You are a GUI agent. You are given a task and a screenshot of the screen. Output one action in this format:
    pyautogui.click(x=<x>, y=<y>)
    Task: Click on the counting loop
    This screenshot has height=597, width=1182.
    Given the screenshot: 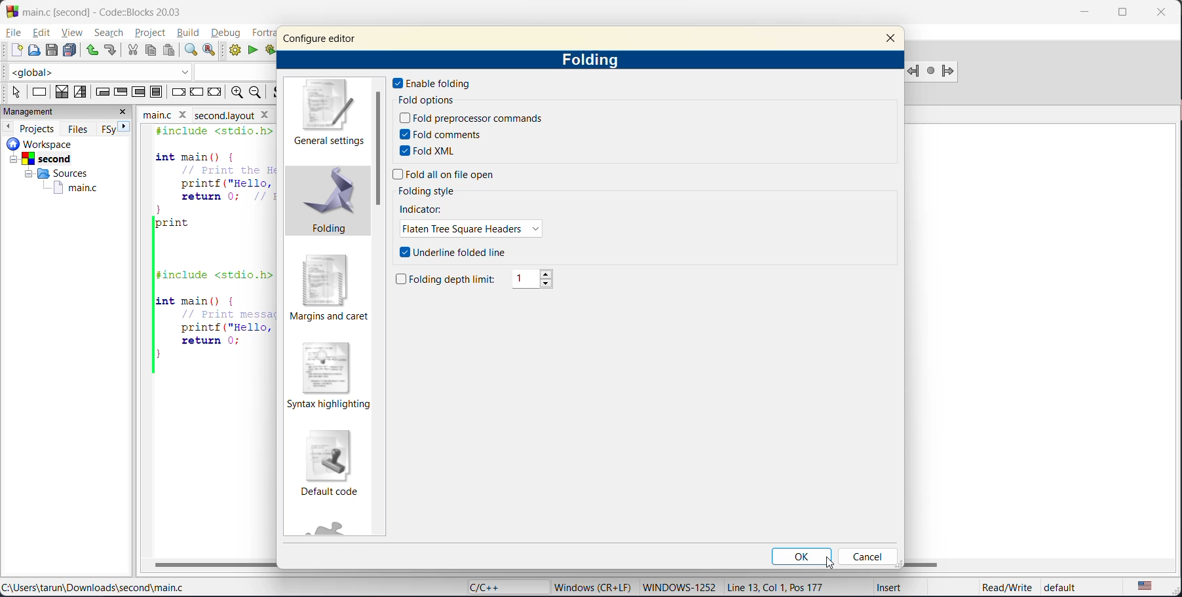 What is the action you would take?
    pyautogui.click(x=140, y=92)
    